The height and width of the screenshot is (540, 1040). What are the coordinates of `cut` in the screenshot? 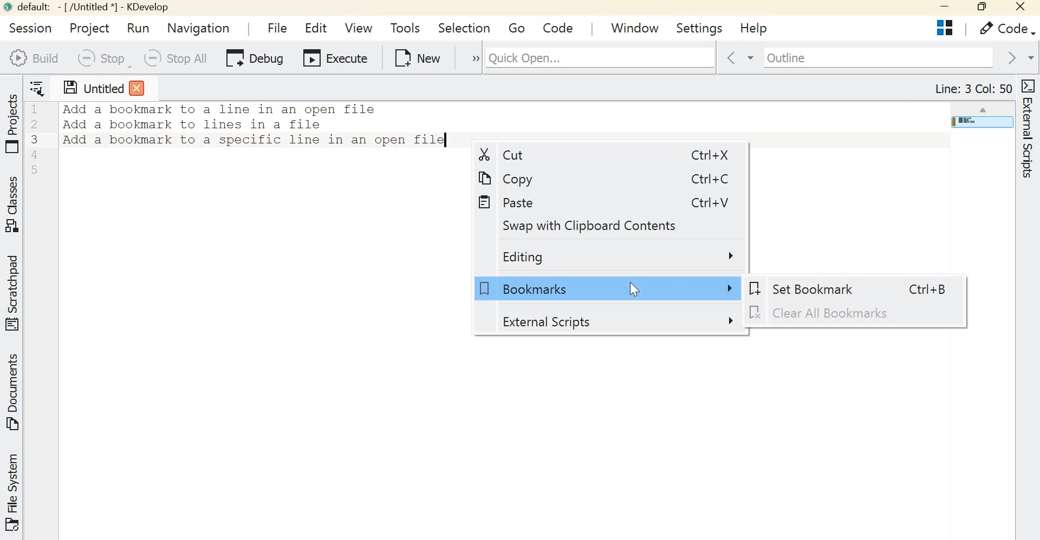 It's located at (500, 155).